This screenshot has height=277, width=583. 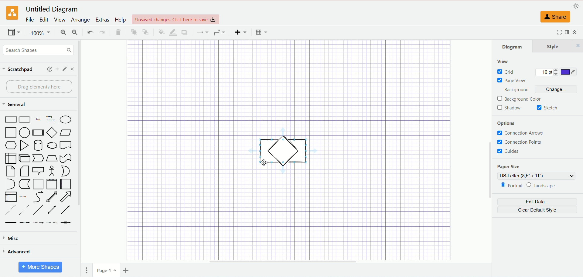 What do you see at coordinates (79, 158) in the screenshot?
I see `vertical scroll bar` at bounding box center [79, 158].